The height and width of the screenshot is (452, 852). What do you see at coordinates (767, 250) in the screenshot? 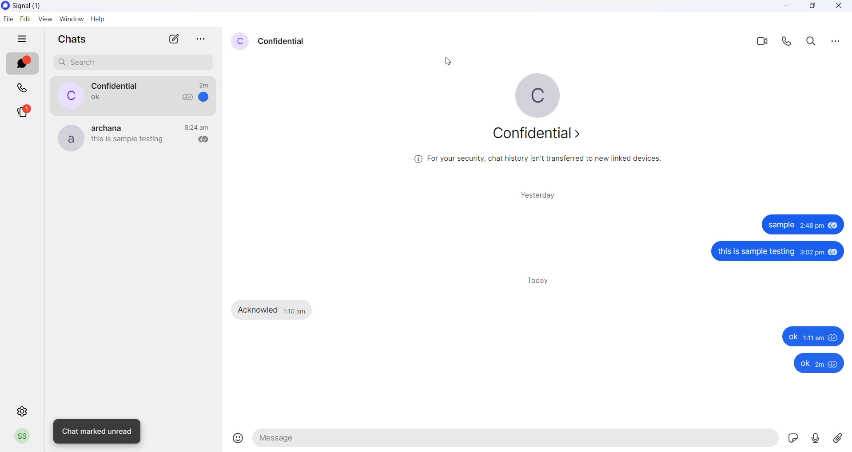
I see `this is sample testing` at bounding box center [767, 250].